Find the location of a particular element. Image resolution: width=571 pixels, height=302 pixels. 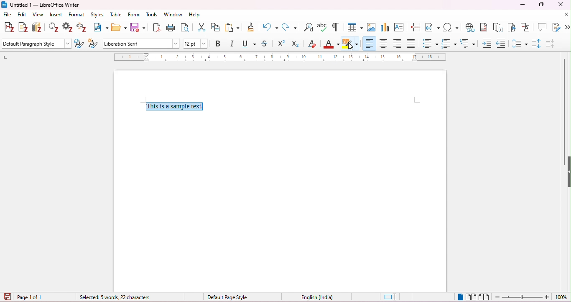

highlight text in yellow is located at coordinates (350, 44).